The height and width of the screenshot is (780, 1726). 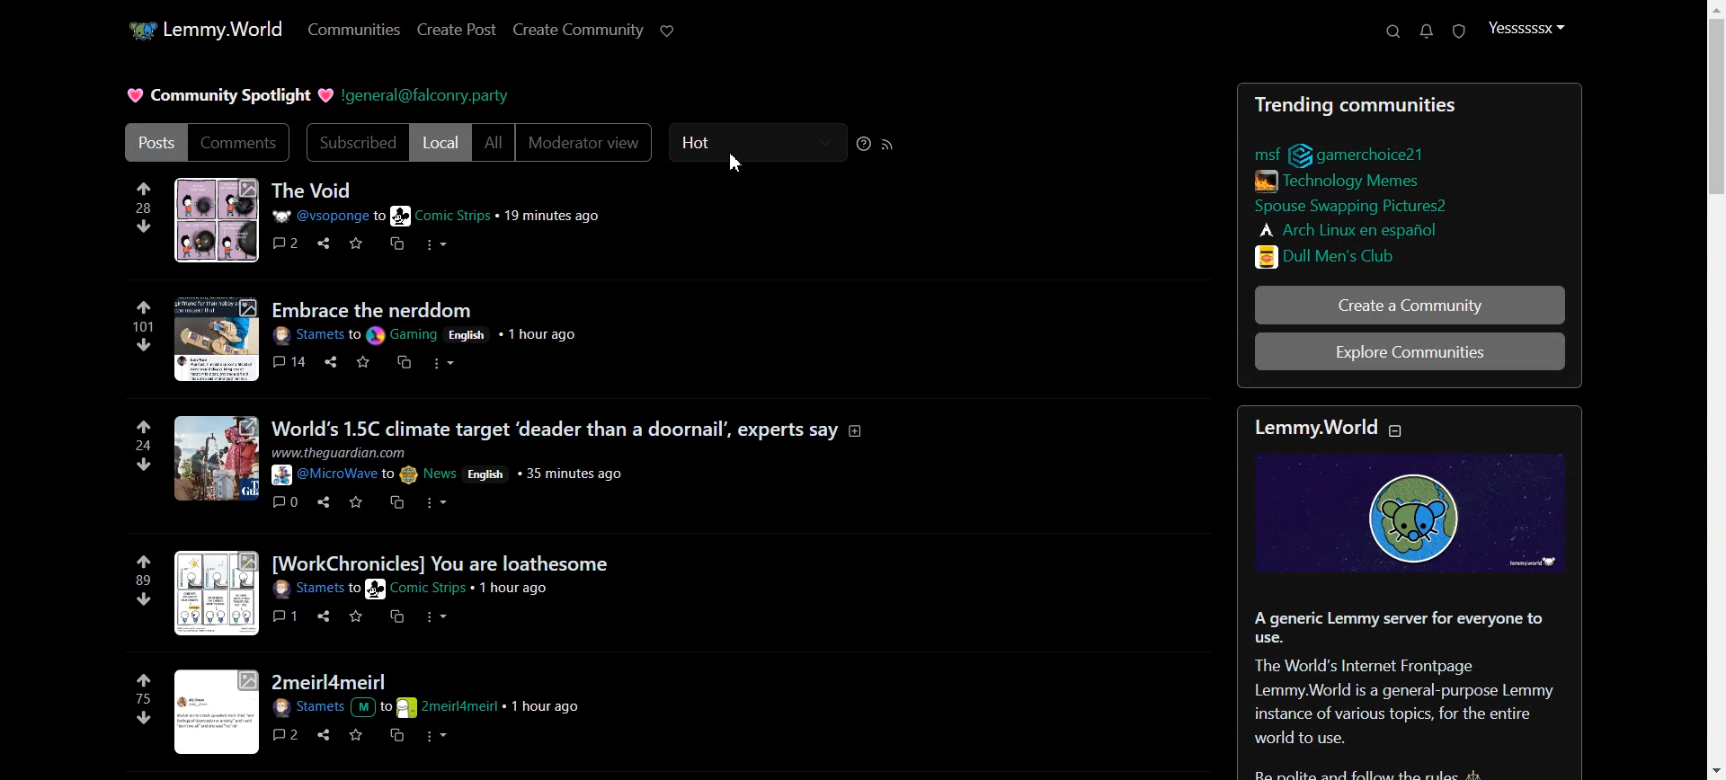 I want to click on share, so click(x=330, y=359).